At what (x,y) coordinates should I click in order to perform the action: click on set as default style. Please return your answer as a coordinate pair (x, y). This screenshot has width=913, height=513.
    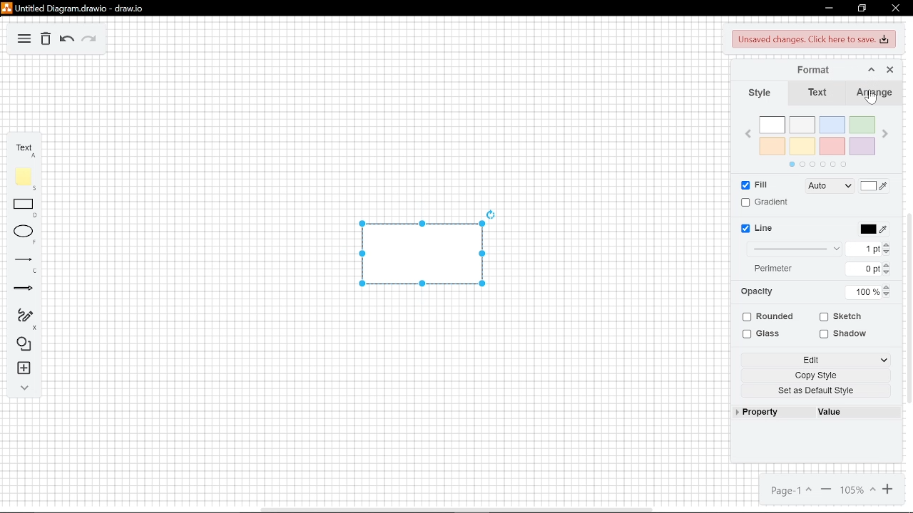
    Looking at the image, I should click on (817, 391).